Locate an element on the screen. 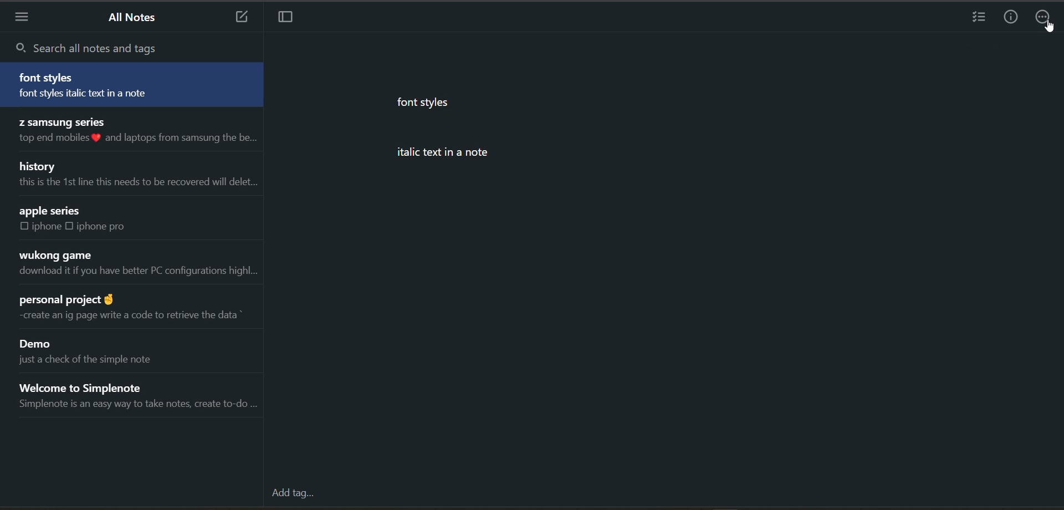 The image size is (1064, 510). menu is located at coordinates (25, 18).